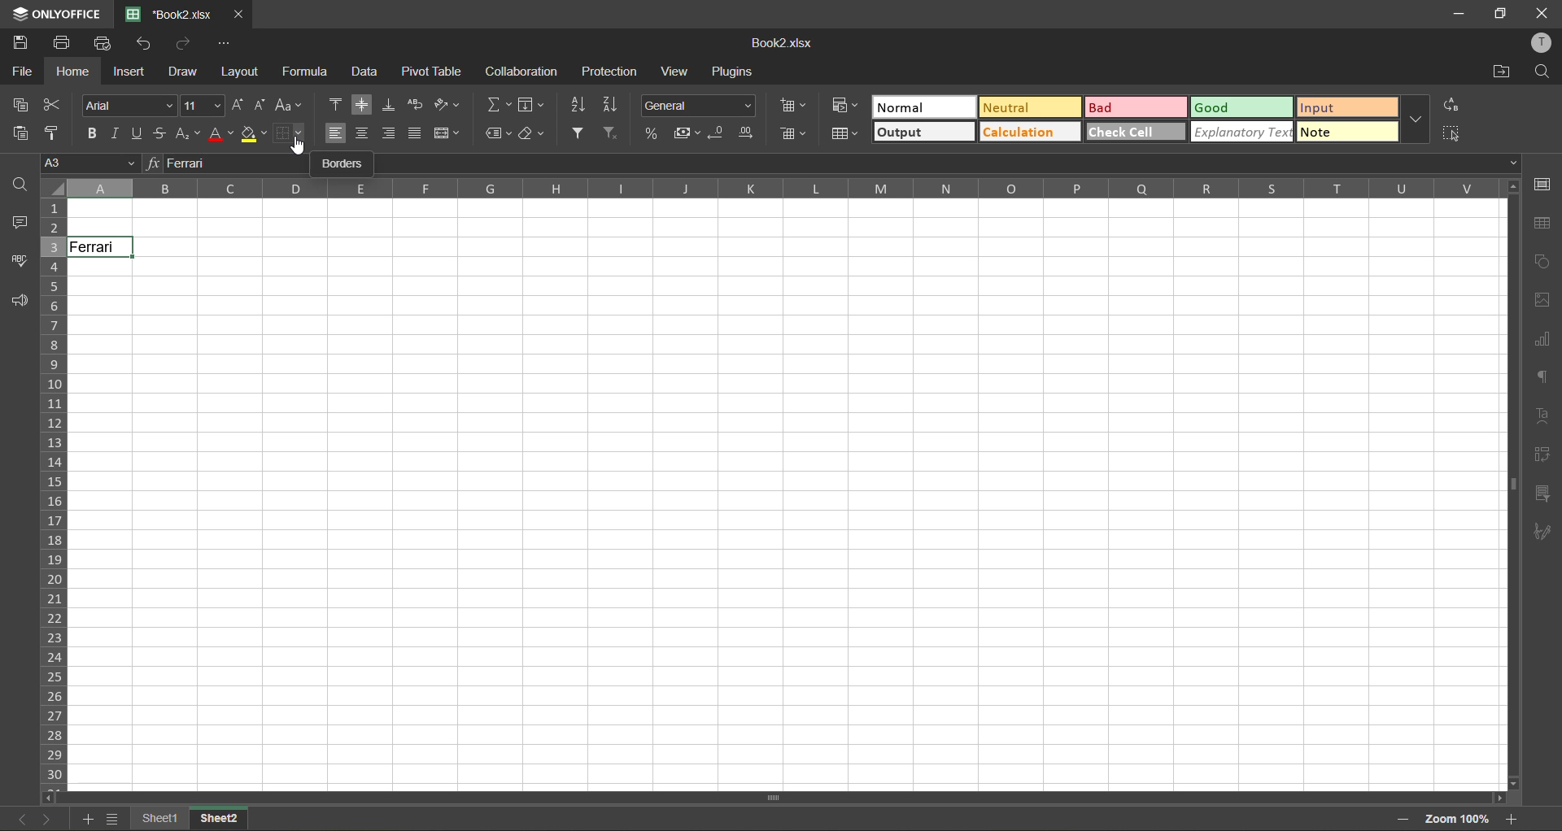  What do you see at coordinates (613, 104) in the screenshot?
I see `sort descending` at bounding box center [613, 104].